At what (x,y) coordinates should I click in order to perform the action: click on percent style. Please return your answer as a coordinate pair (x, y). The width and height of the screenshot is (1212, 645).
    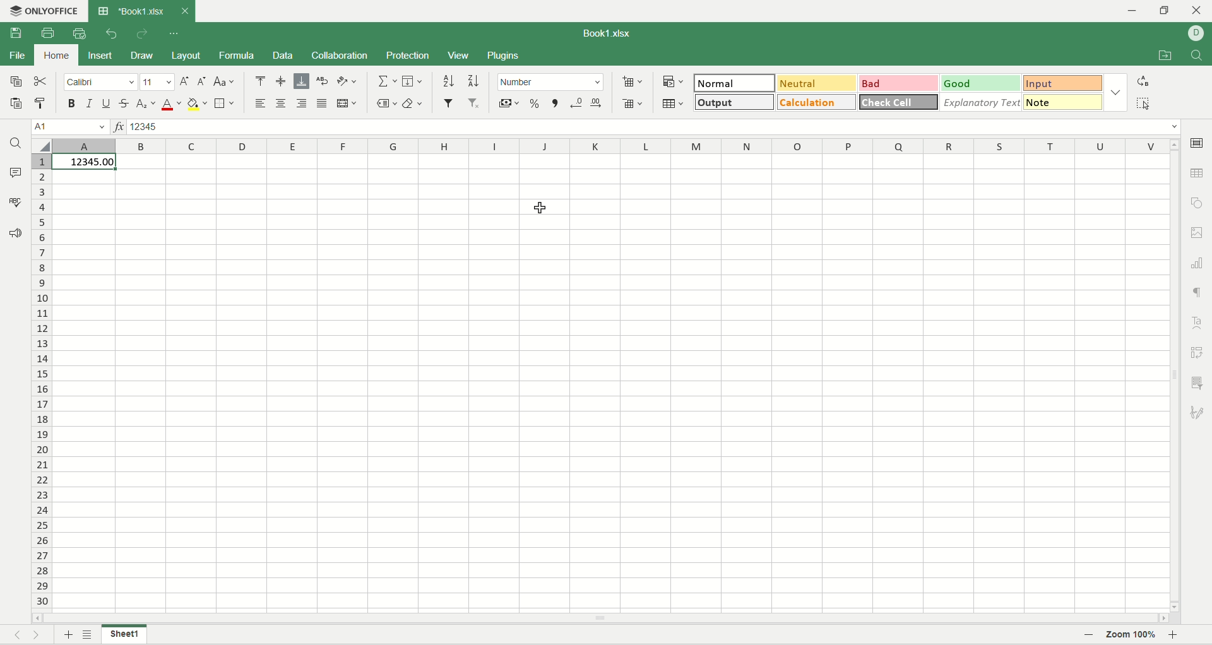
    Looking at the image, I should click on (535, 106).